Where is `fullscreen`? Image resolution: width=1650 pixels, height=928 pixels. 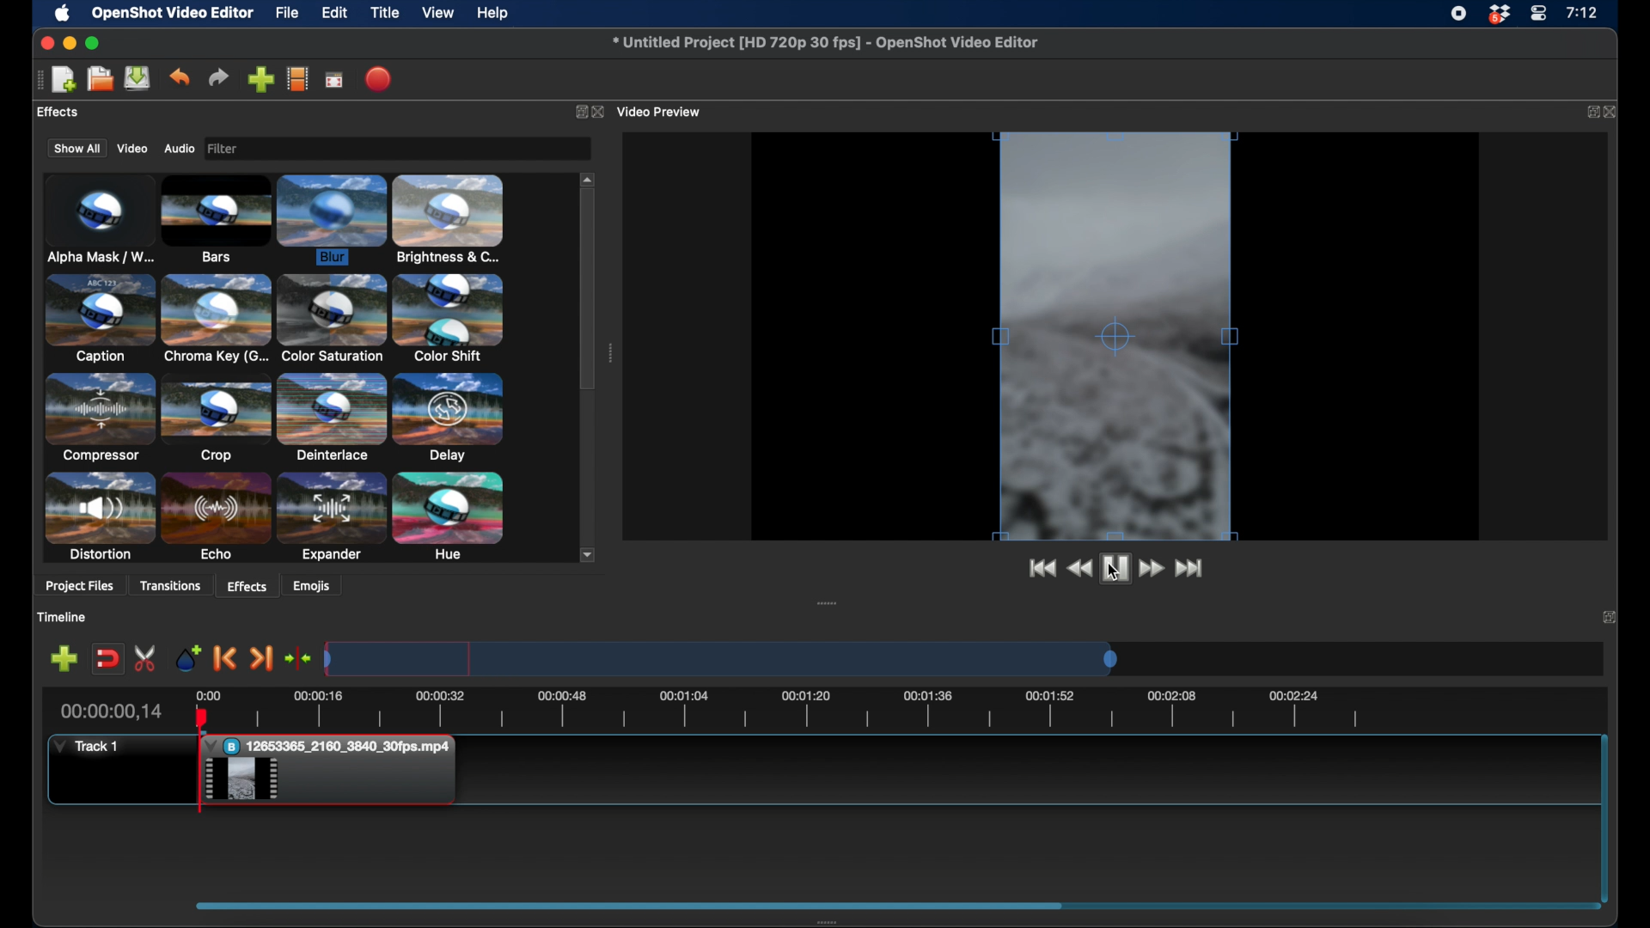 fullscreen is located at coordinates (335, 79).